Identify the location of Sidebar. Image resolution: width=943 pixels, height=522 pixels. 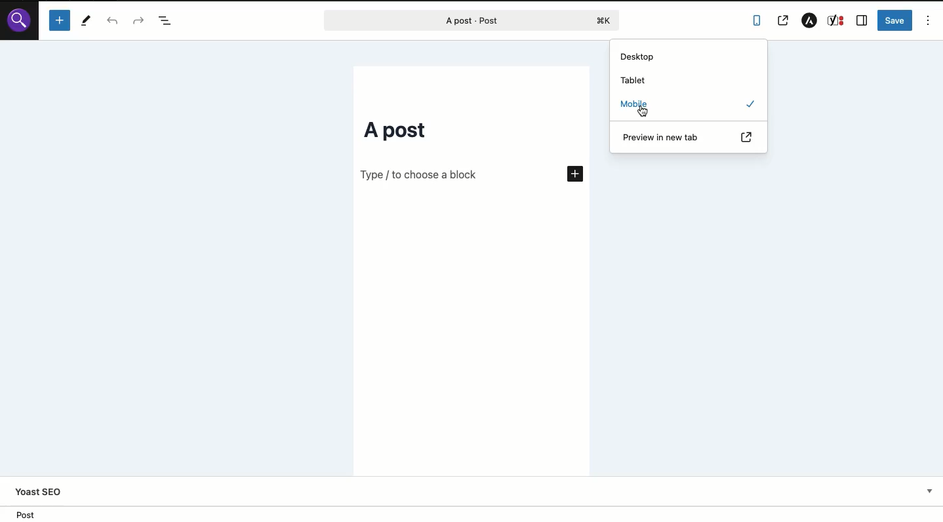
(862, 21).